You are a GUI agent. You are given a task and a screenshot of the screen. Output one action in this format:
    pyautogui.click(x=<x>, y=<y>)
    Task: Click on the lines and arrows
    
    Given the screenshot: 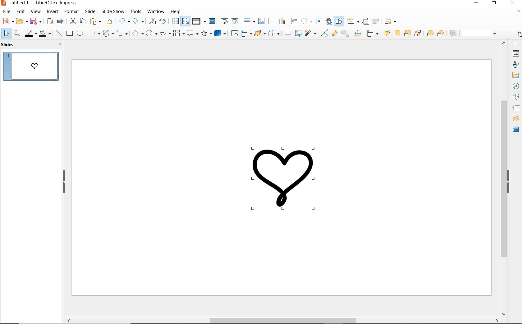 What is the action you would take?
    pyautogui.click(x=94, y=34)
    